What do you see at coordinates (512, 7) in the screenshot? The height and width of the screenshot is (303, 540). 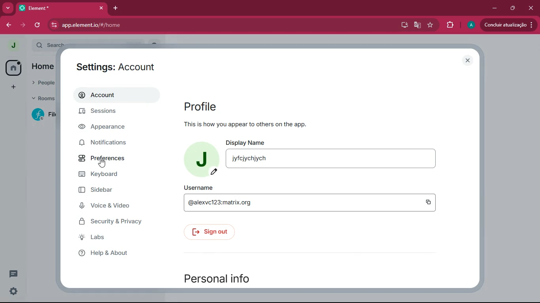 I see `maximize` at bounding box center [512, 7].